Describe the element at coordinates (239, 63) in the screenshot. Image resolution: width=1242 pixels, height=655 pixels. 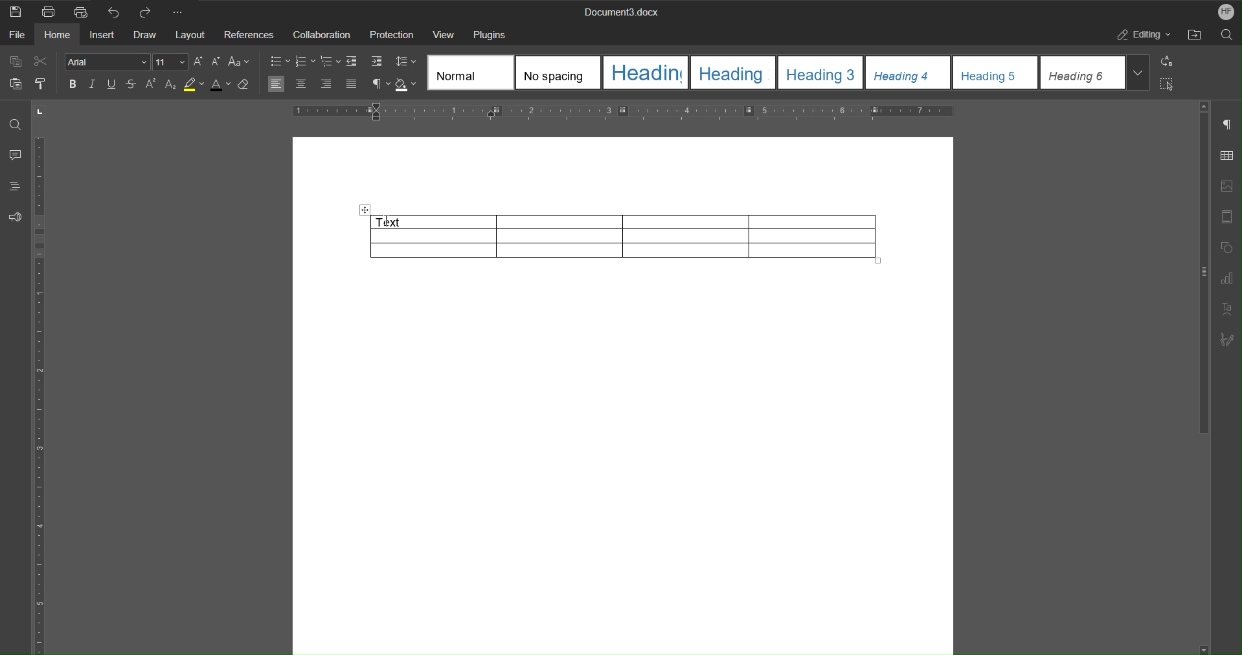
I see `Text Case Settings` at that location.